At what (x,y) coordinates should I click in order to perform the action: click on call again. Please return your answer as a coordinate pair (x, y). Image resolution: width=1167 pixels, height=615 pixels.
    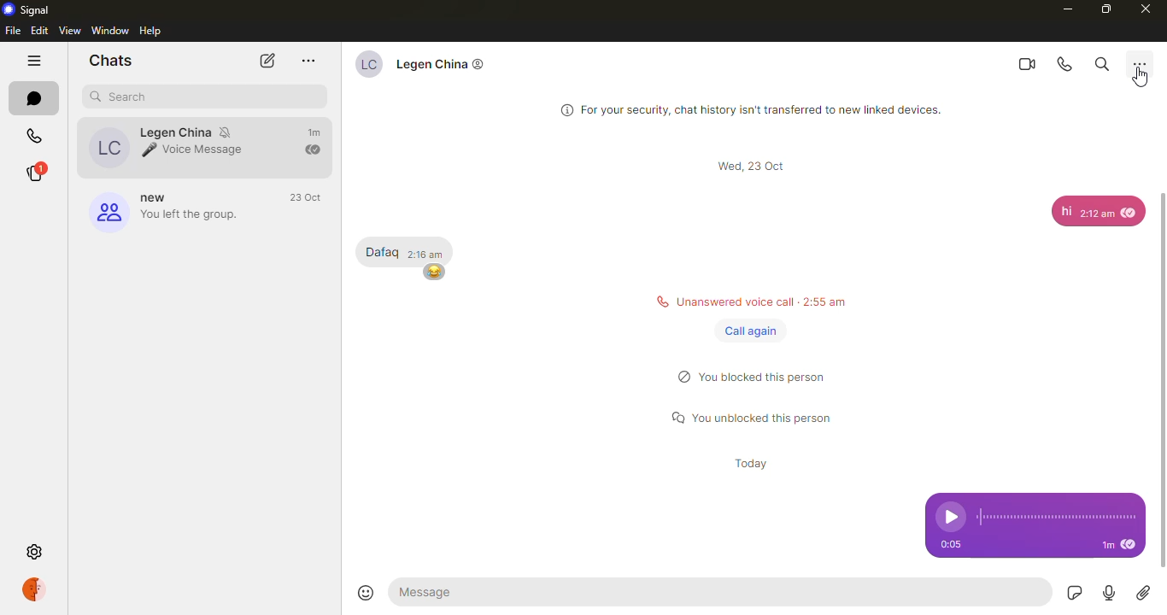
    Looking at the image, I should click on (749, 330).